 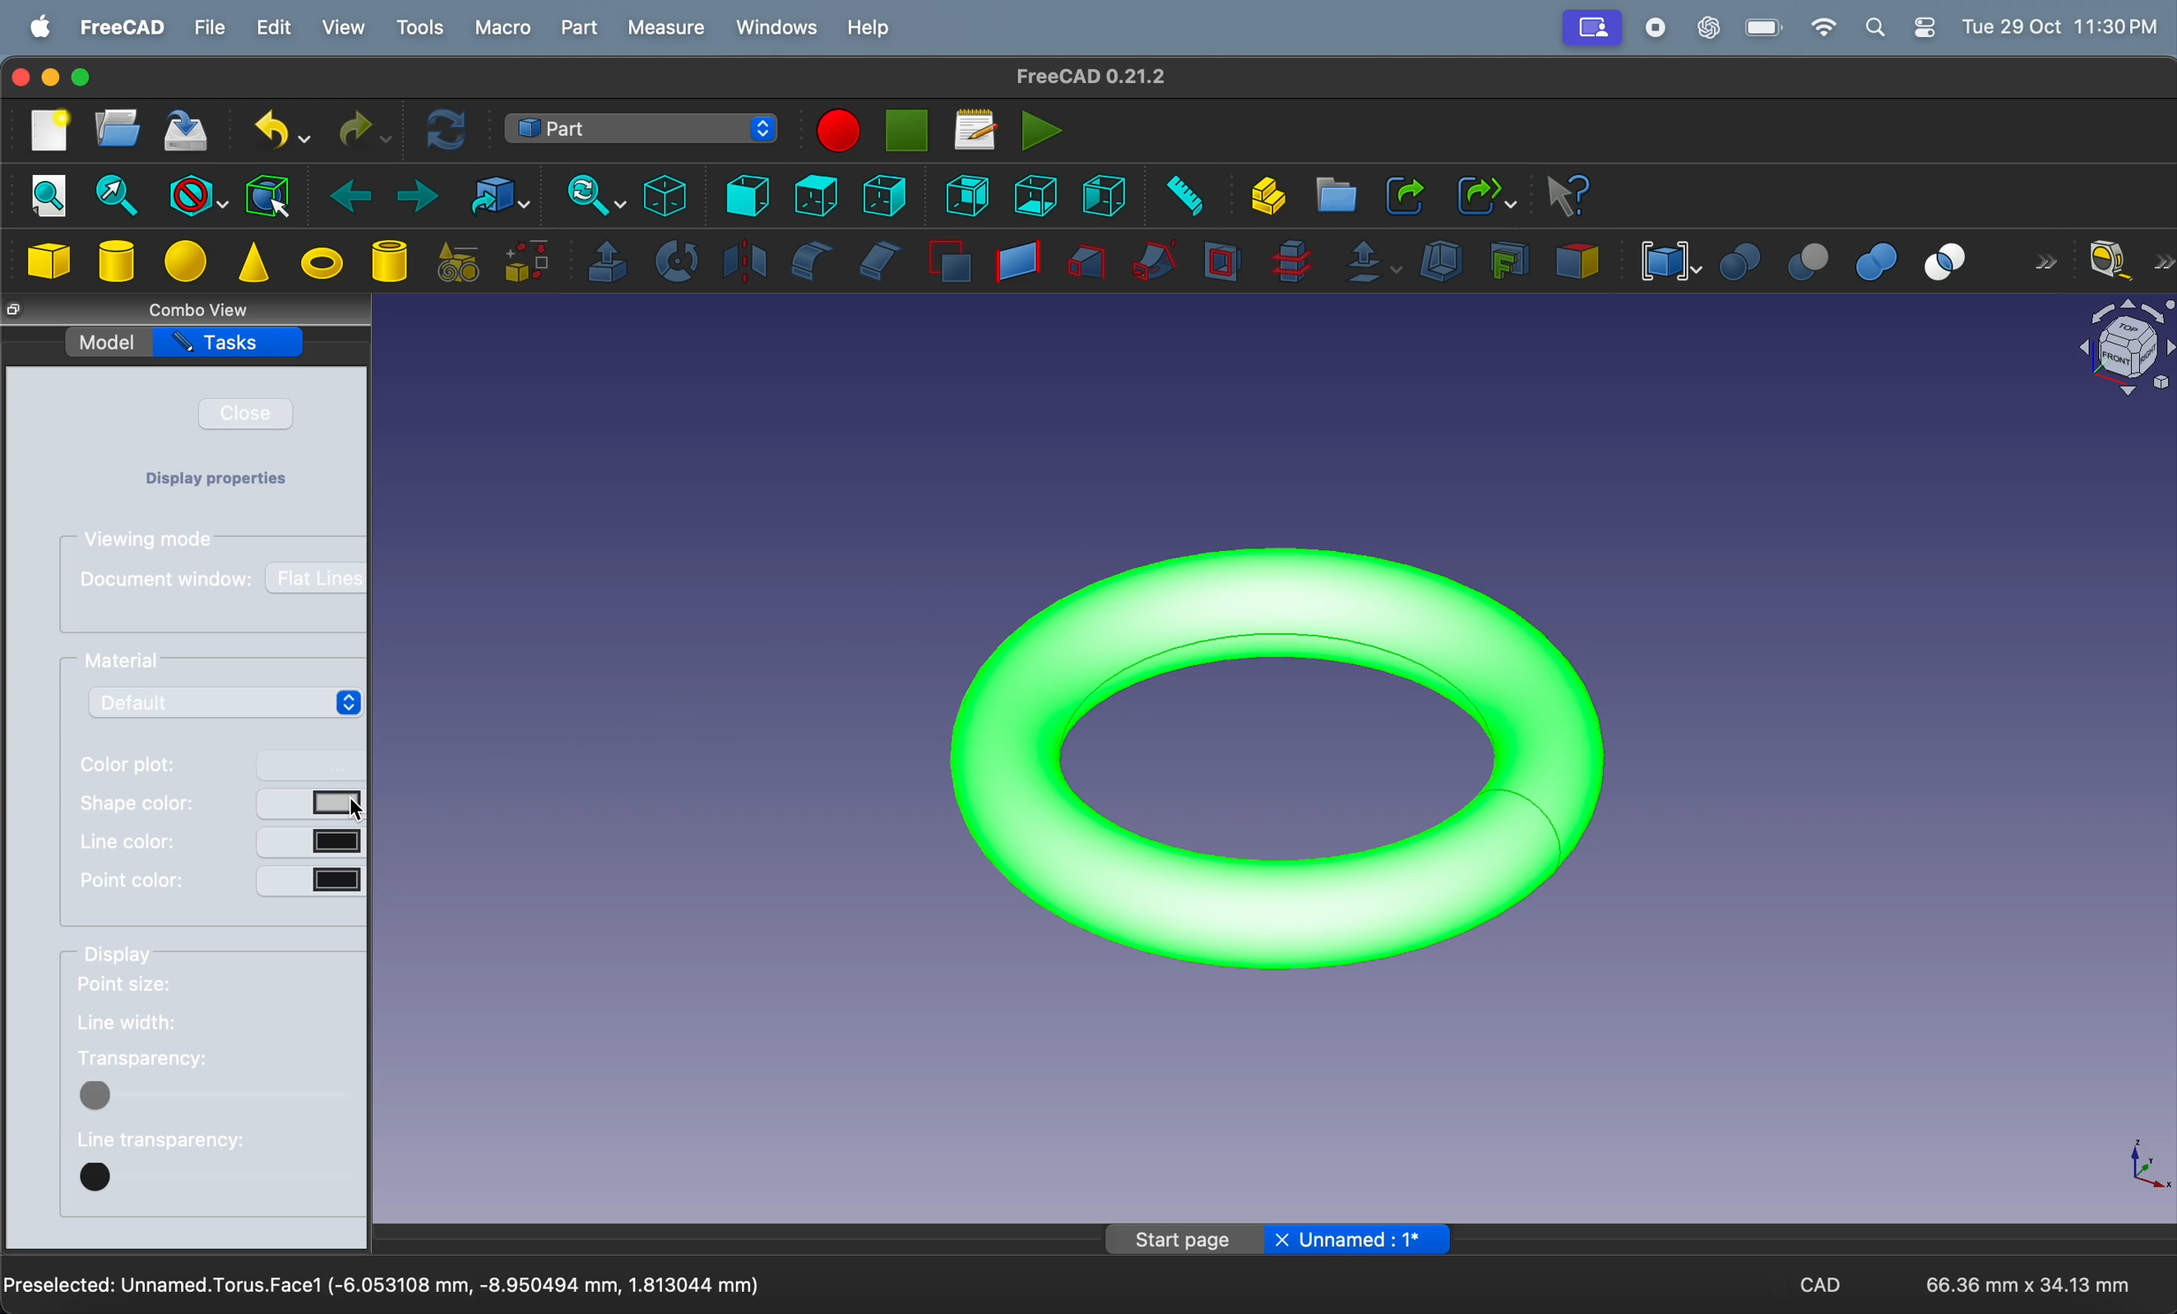 I want to click on windows, so click(x=776, y=26).